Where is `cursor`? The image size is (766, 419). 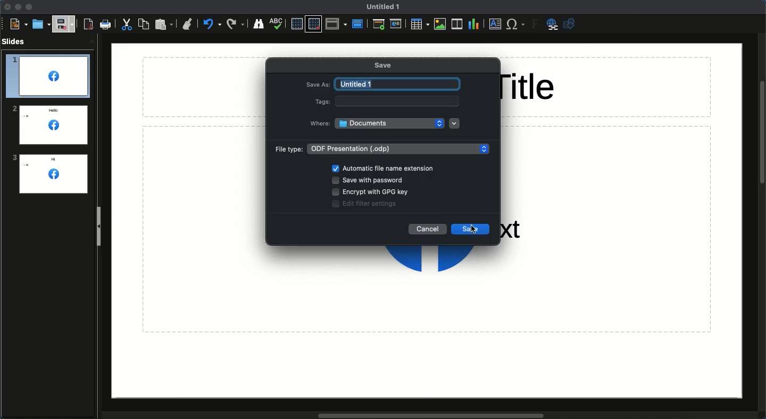 cursor is located at coordinates (471, 230).